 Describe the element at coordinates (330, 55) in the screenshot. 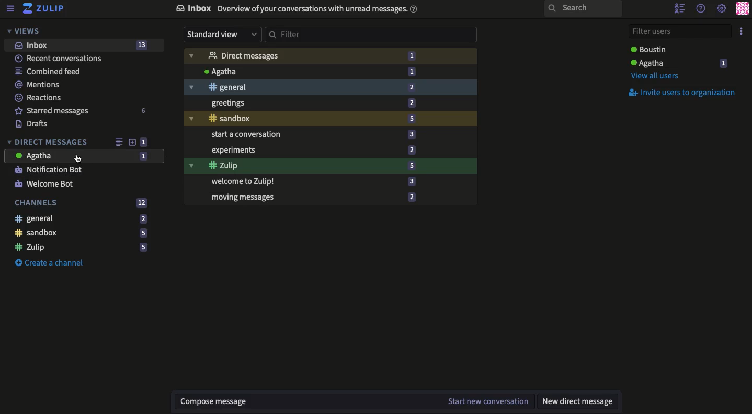

I see `Direct messages` at that location.